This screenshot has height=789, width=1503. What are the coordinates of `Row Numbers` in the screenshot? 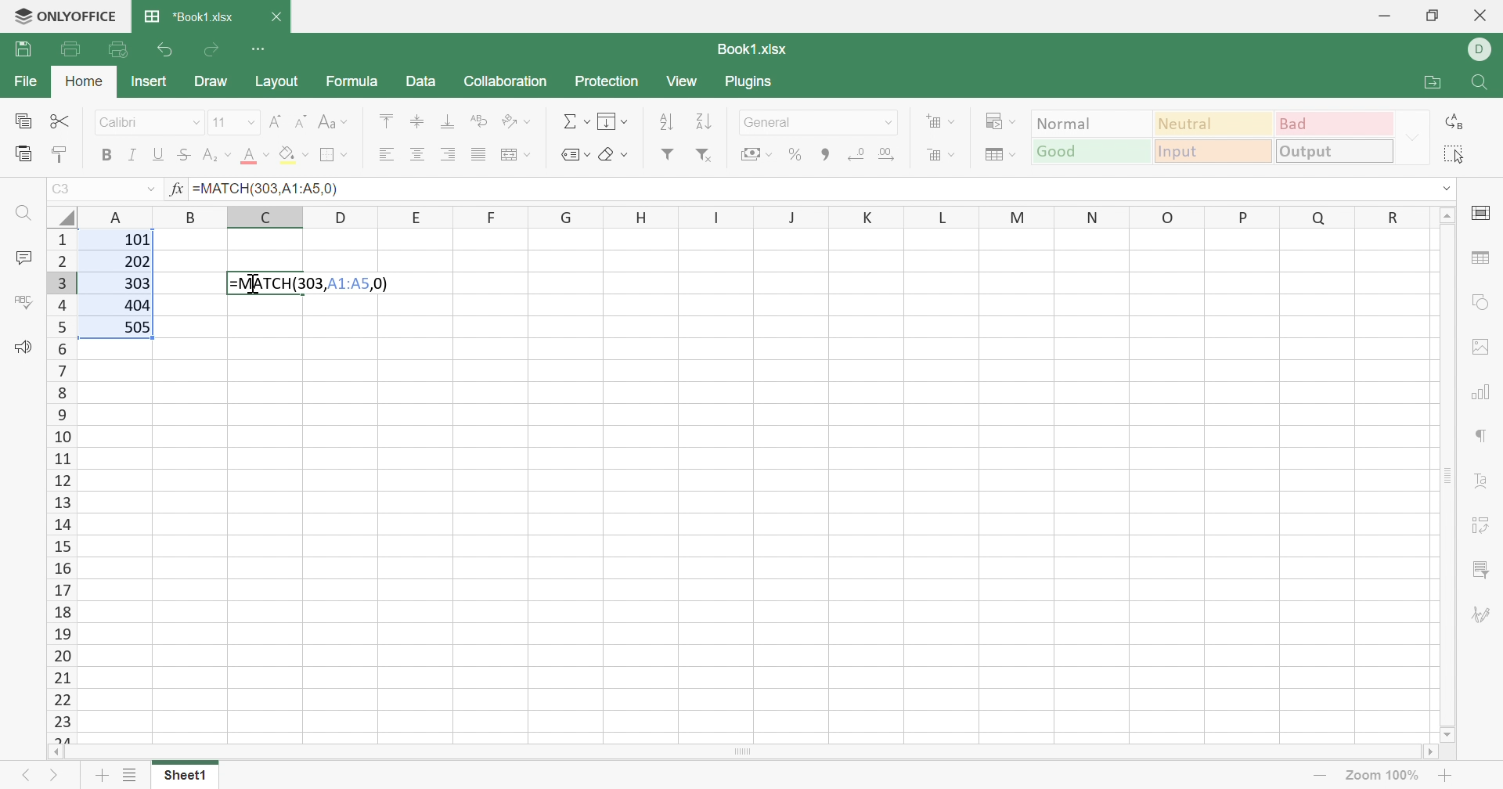 It's located at (59, 485).